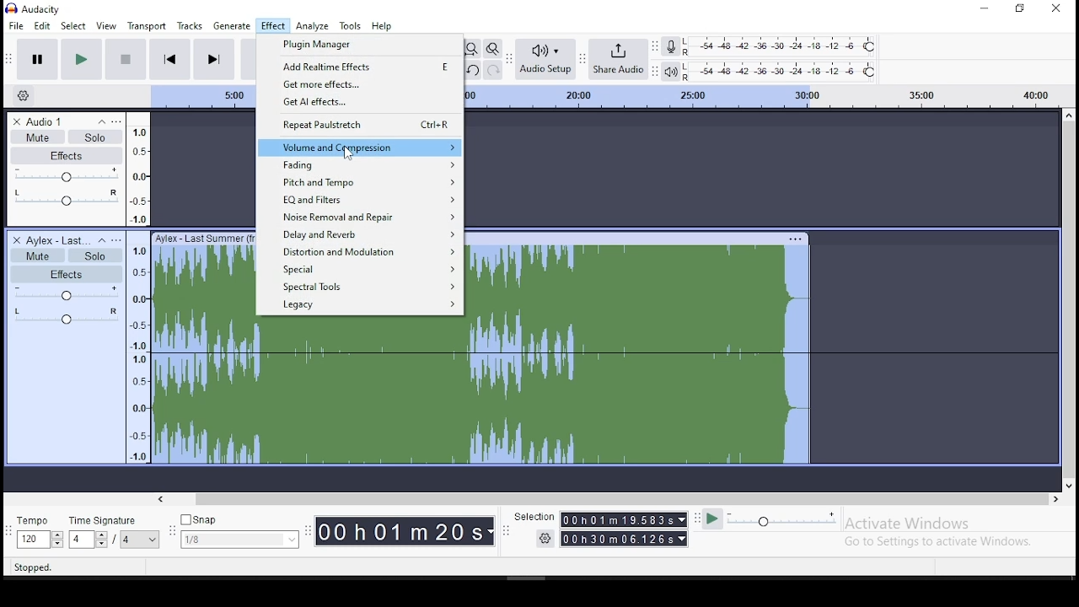 Image resolution: width=1079 pixels, height=607 pixels. Describe the element at coordinates (117, 120) in the screenshot. I see `open menu` at that location.